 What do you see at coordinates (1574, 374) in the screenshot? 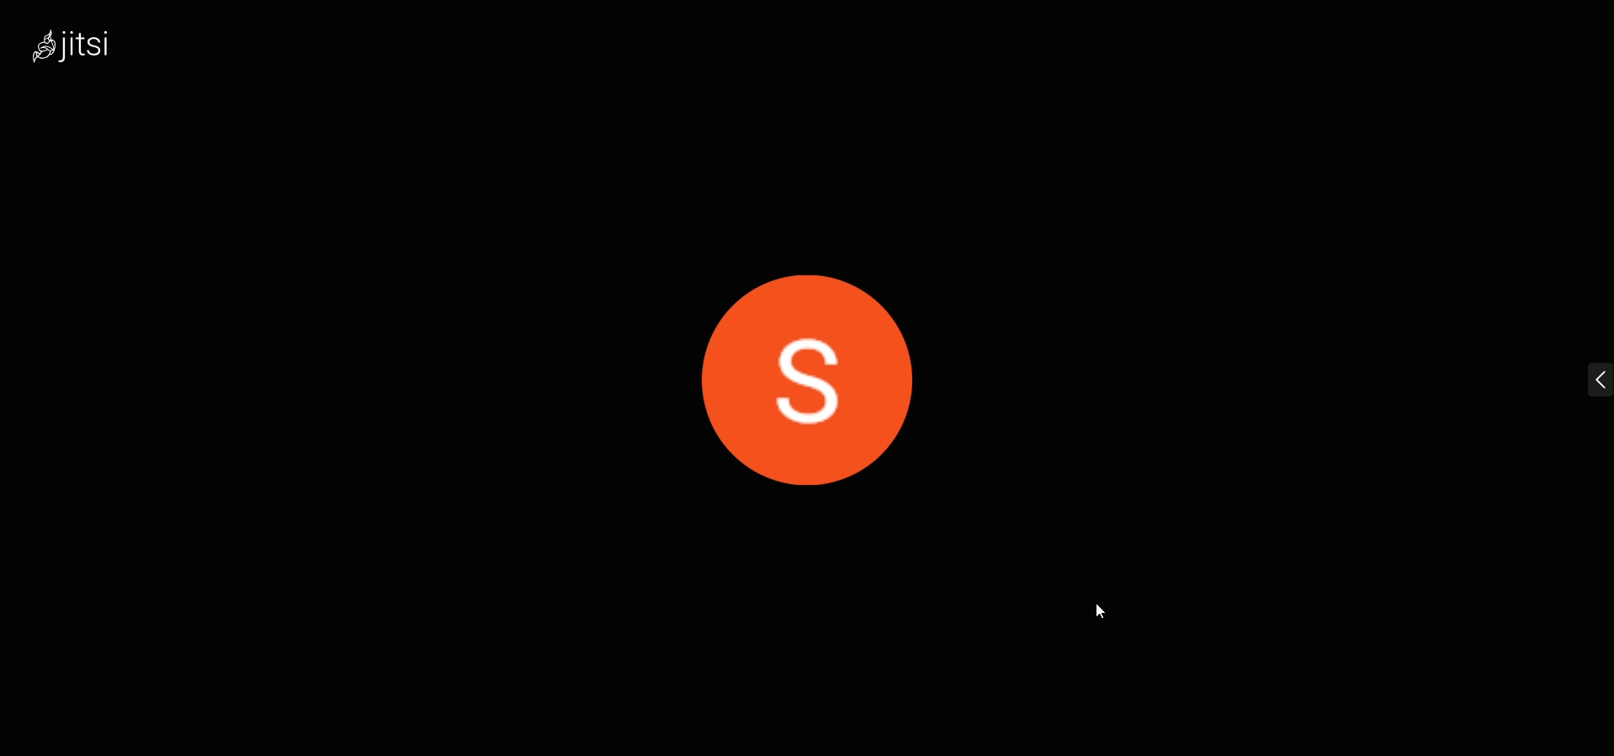
I see `expand` at bounding box center [1574, 374].